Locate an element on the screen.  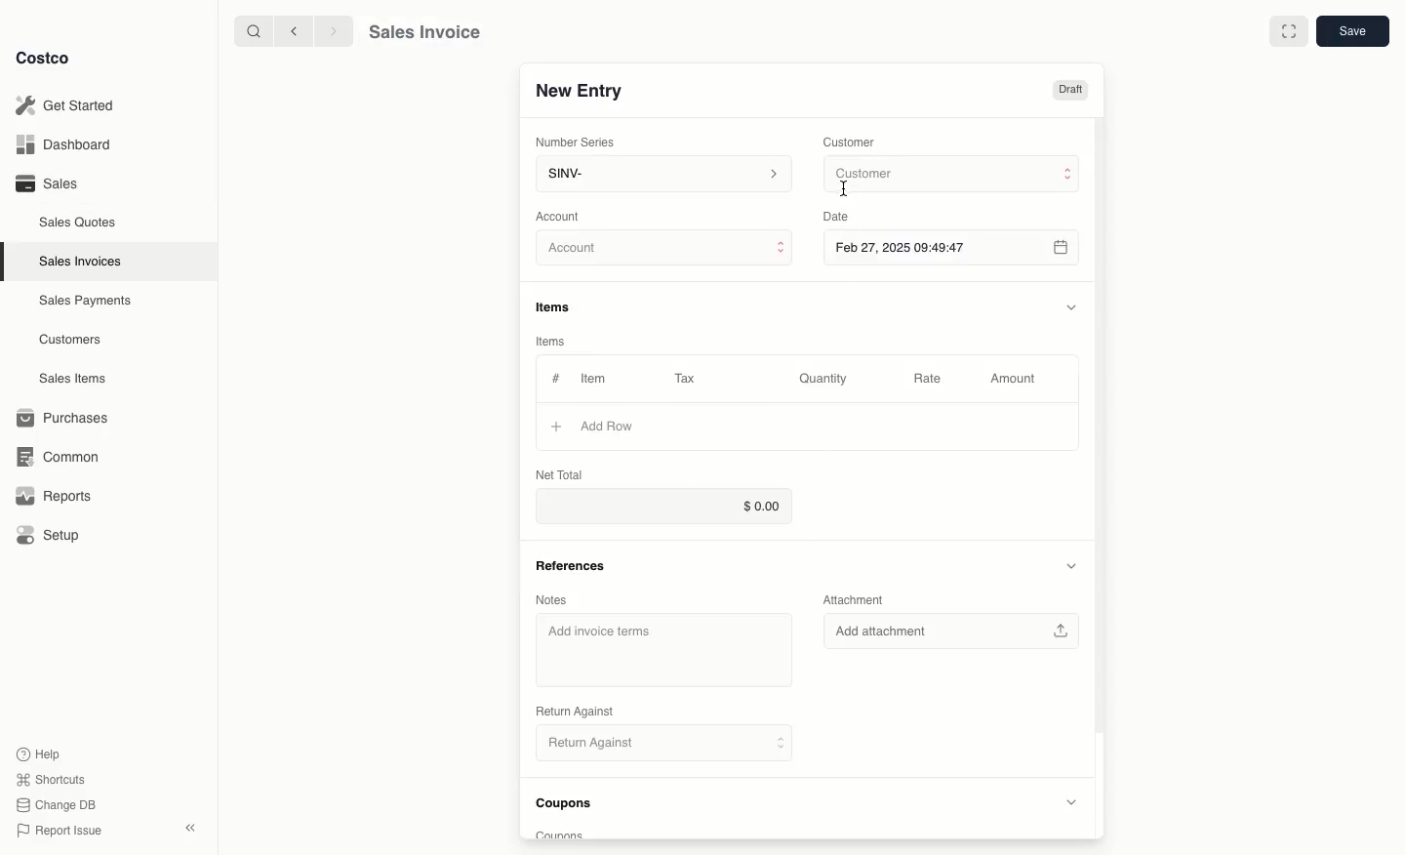
‘Add invoice terms is located at coordinates (603, 632).